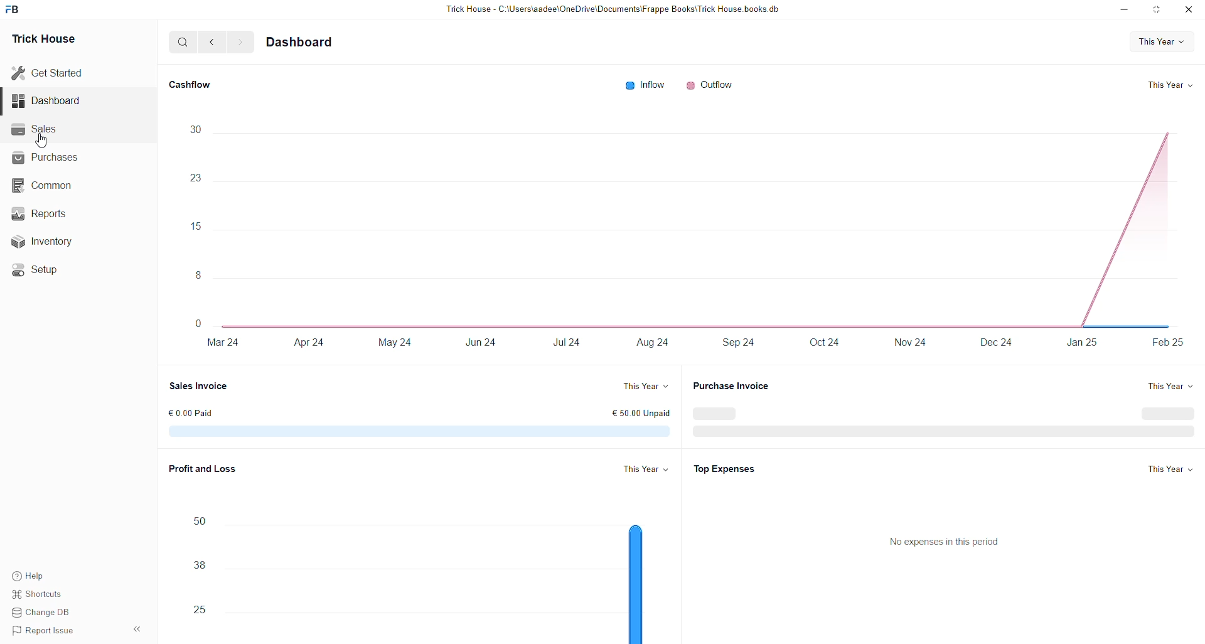  Describe the element at coordinates (642, 387) in the screenshot. I see `This year` at that location.